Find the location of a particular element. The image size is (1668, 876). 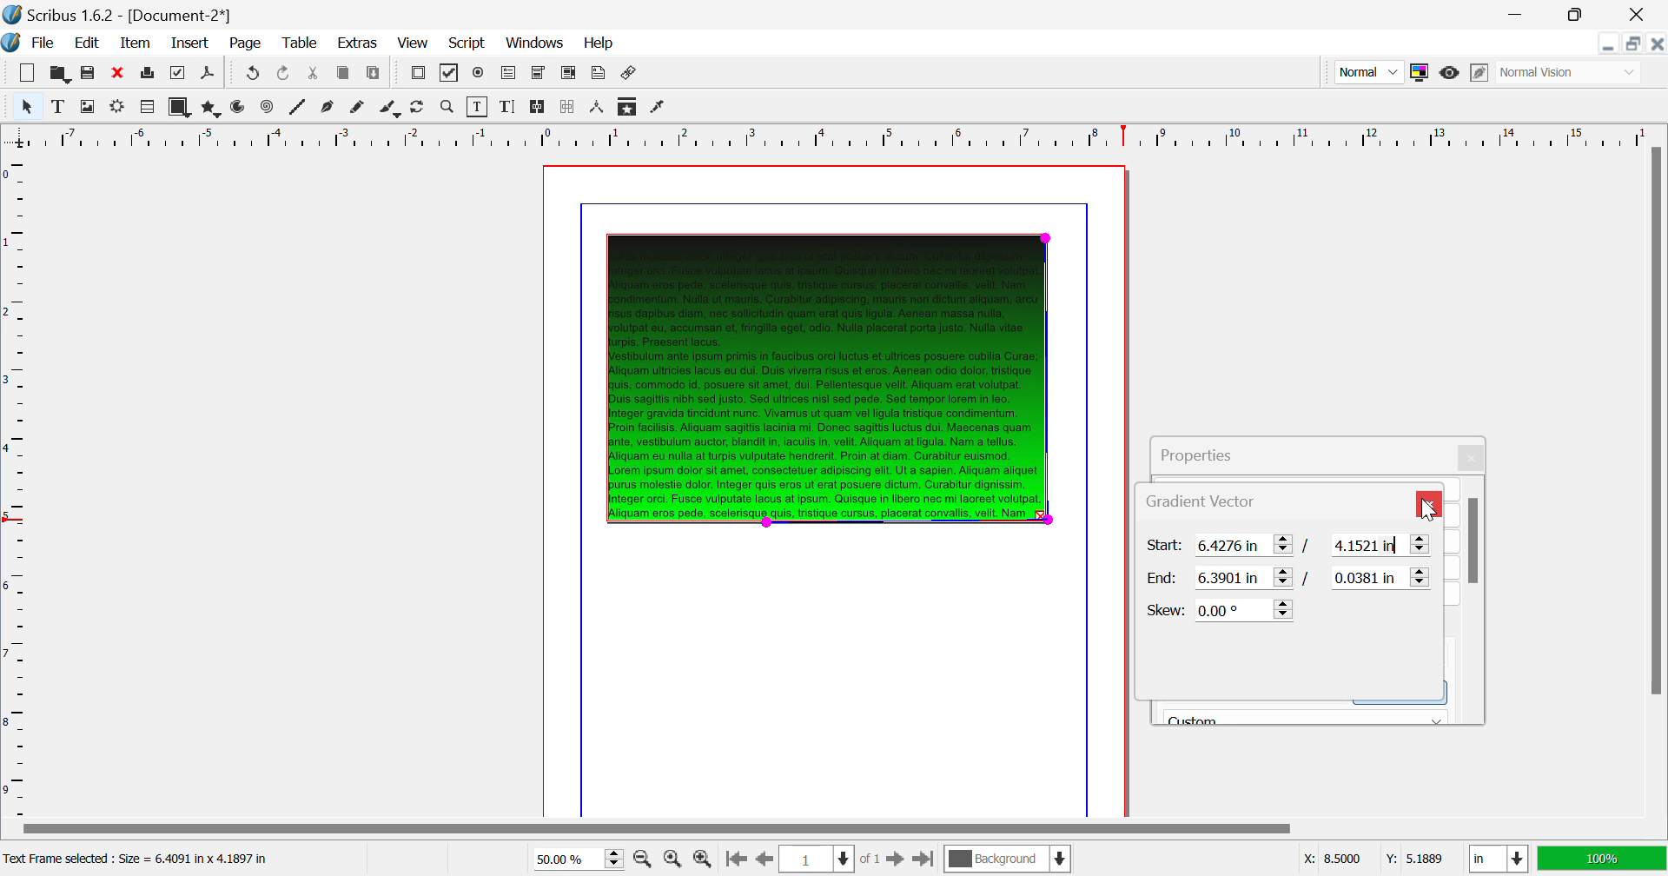

Discard is located at coordinates (118, 73).